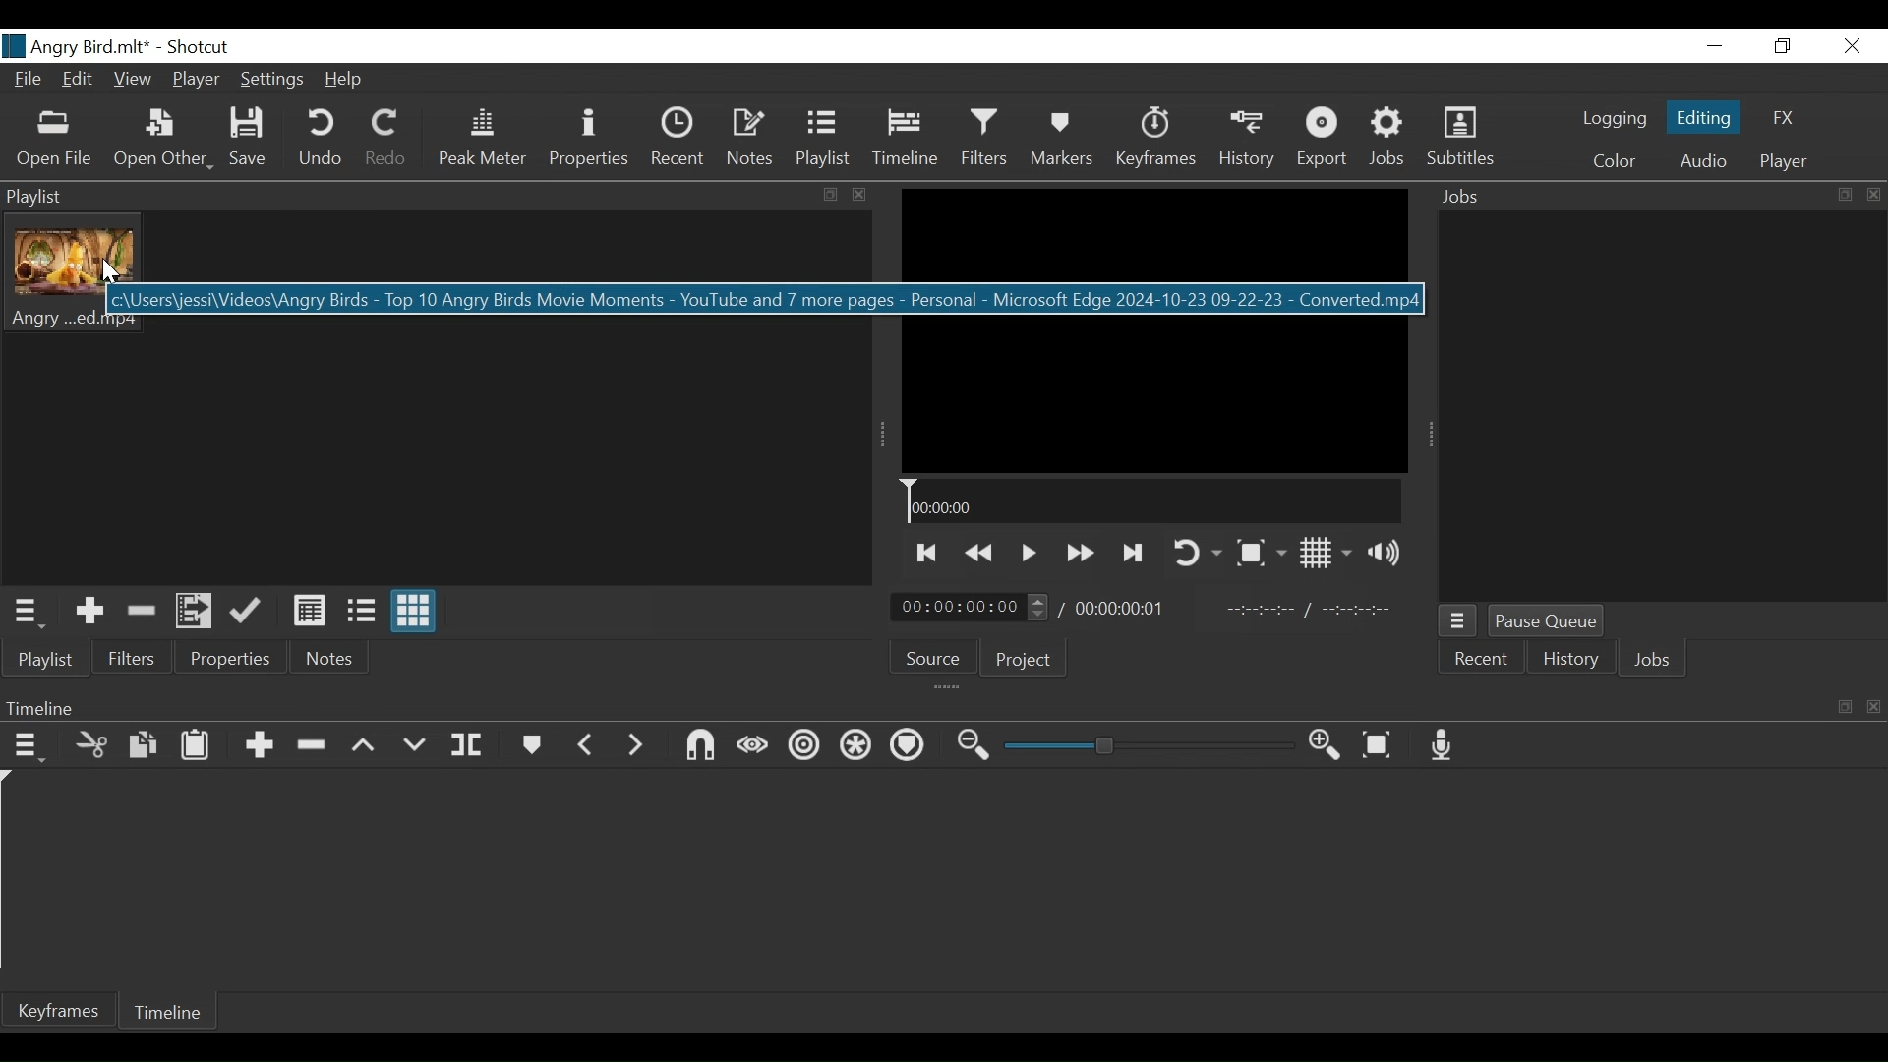  I want to click on Source, so click(931, 658).